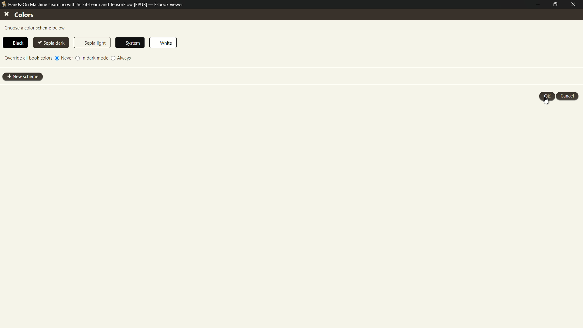 This screenshot has height=328, width=583. What do you see at coordinates (93, 6) in the screenshot?
I see `Hands-On Machine Learning with Scikit-Learn and TensorFlow [EPUB] — E-book viewer` at bounding box center [93, 6].